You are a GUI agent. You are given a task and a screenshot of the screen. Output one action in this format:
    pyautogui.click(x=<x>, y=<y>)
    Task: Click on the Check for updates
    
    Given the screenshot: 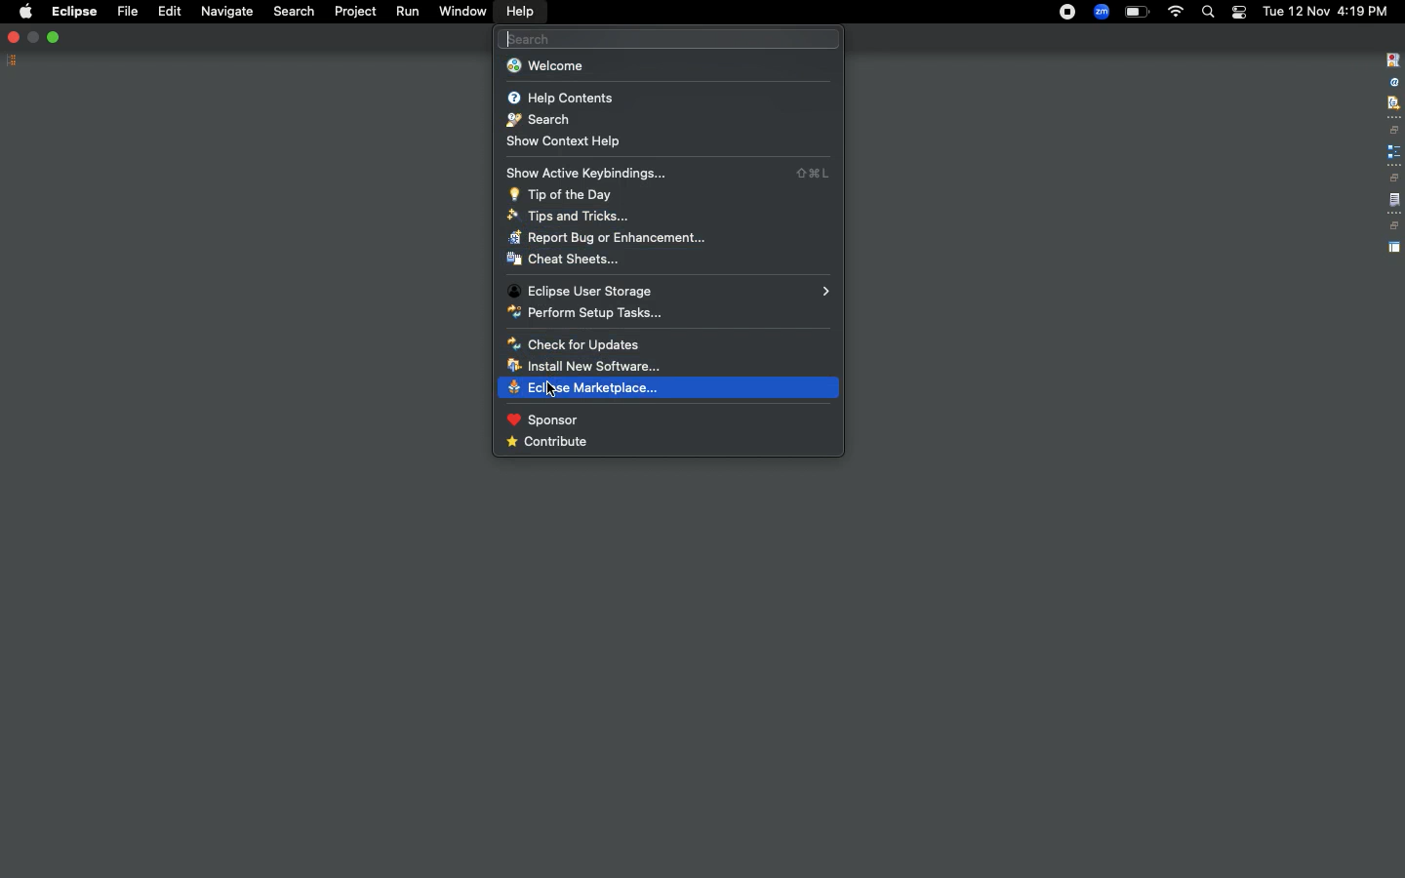 What is the action you would take?
    pyautogui.click(x=571, y=343)
    